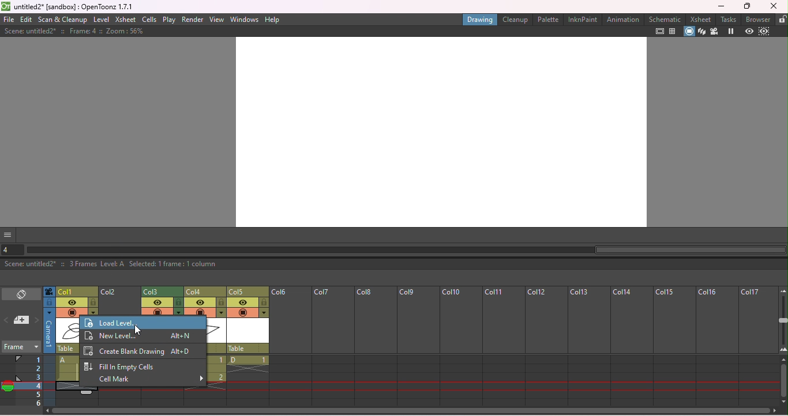 Image resolution: width=788 pixels, height=416 pixels. Describe the element at coordinates (690, 32) in the screenshot. I see `Camera stand view` at that location.